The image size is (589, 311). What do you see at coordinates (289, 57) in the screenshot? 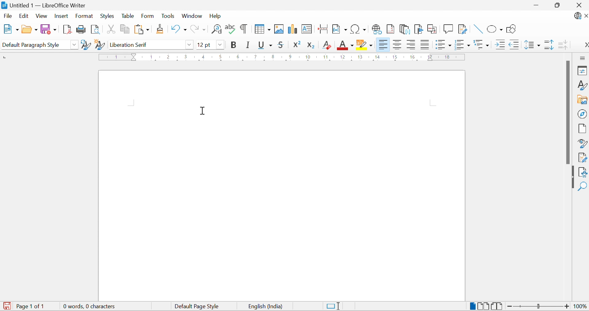
I see `9` at bounding box center [289, 57].